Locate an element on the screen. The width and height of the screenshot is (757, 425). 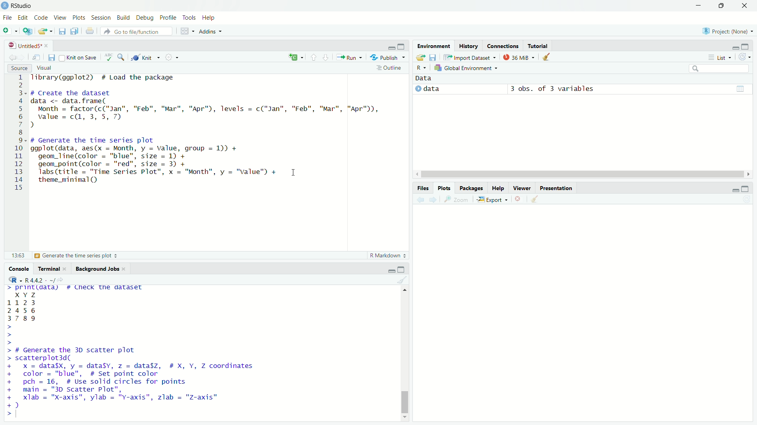
Environment is located at coordinates (434, 46).